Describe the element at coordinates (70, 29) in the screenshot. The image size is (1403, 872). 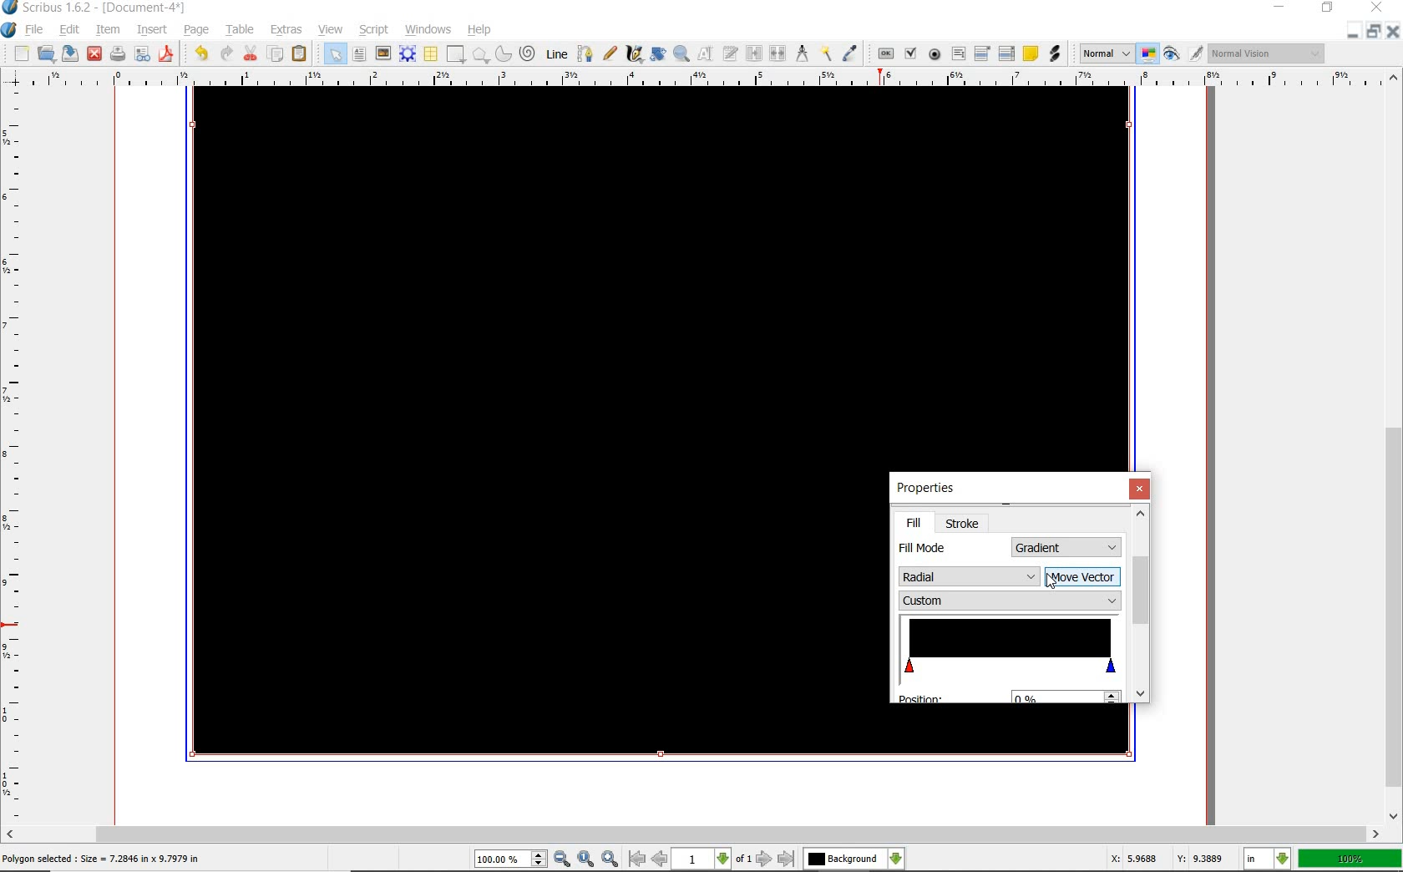
I see `edit` at that location.